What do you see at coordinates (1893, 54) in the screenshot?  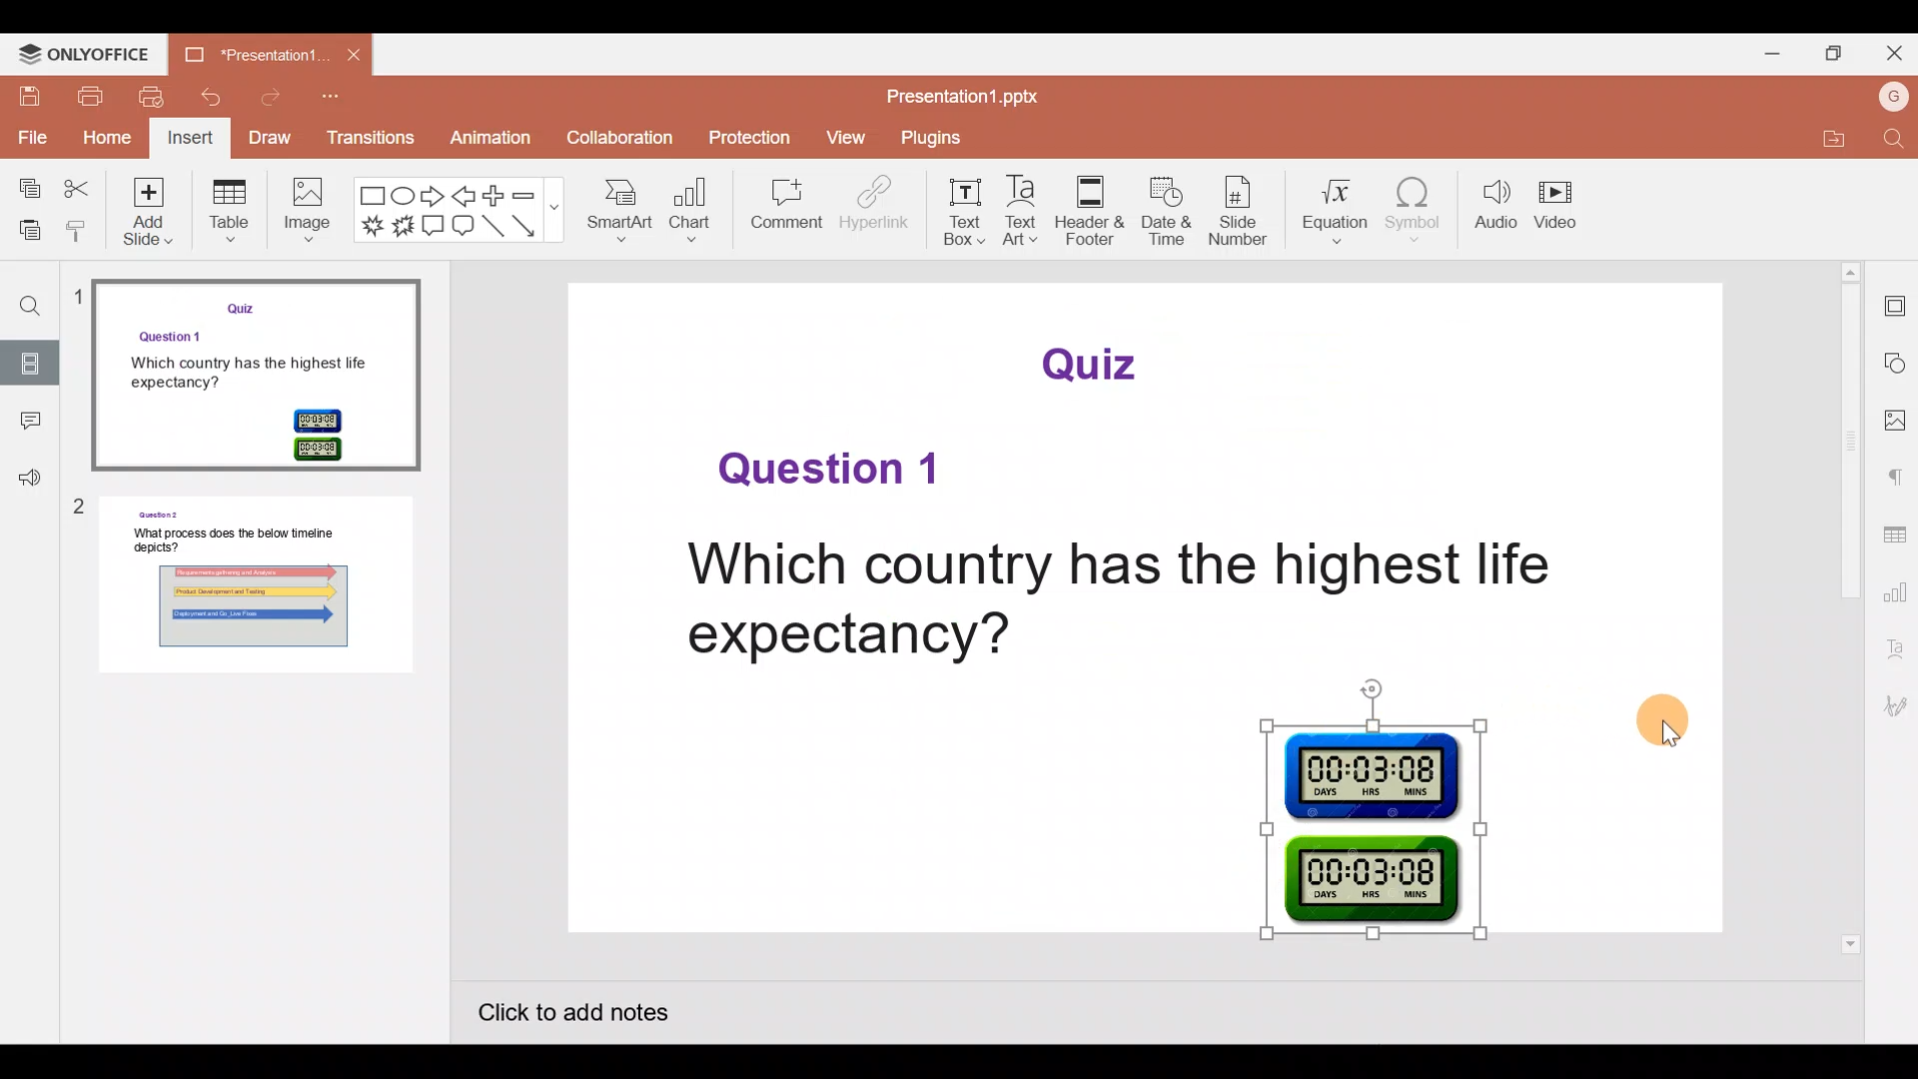 I see `Close` at bounding box center [1893, 54].